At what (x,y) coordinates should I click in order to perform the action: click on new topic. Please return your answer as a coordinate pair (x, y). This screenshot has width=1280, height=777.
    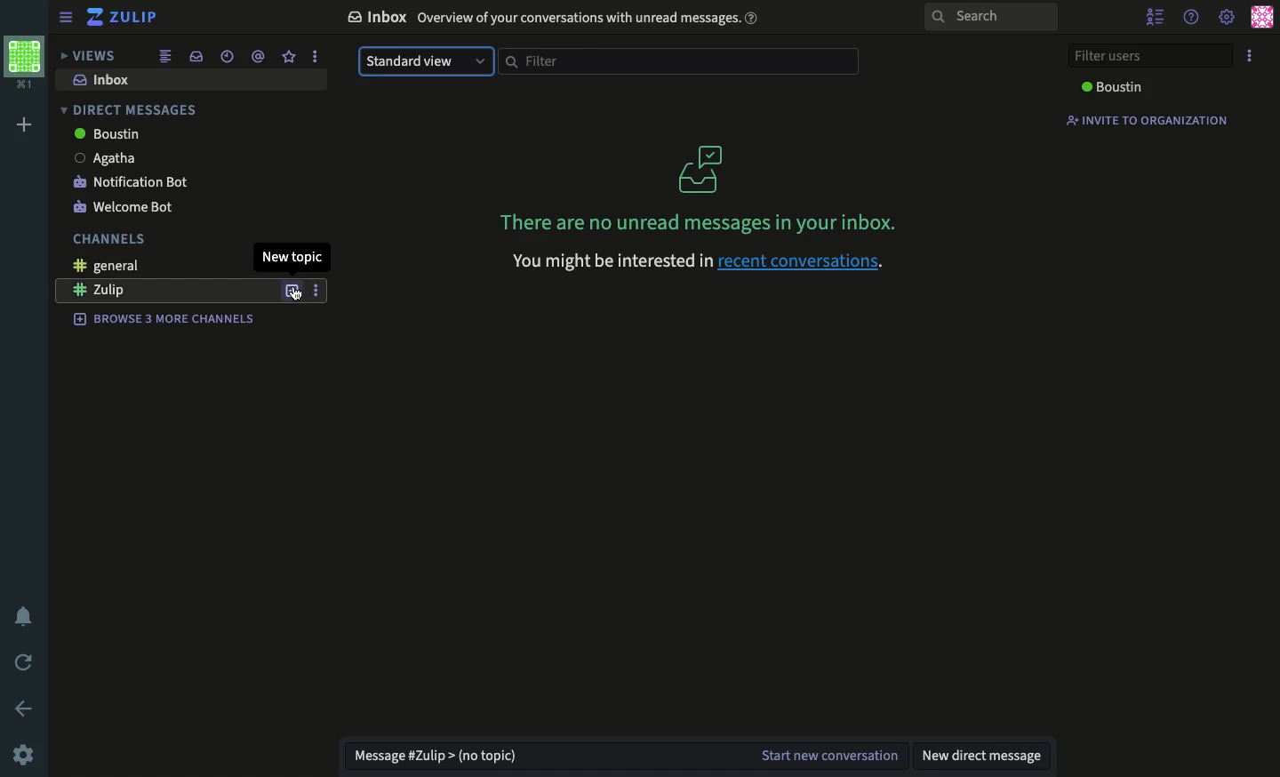
    Looking at the image, I should click on (295, 257).